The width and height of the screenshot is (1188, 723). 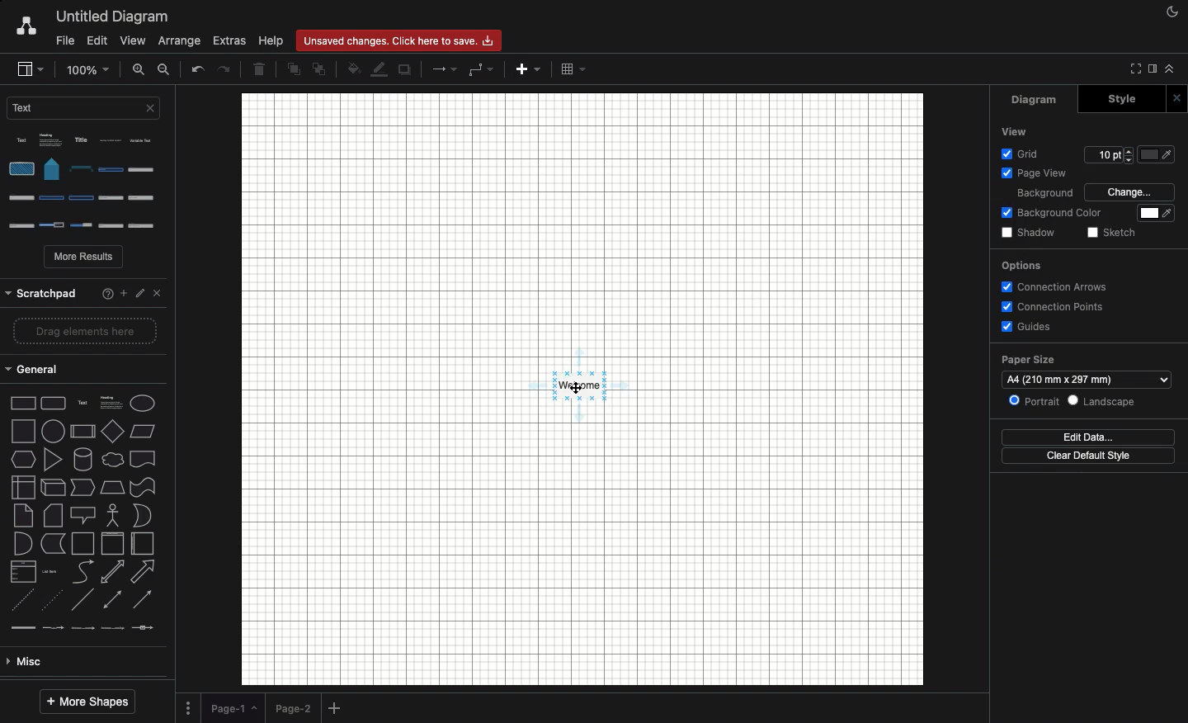 I want to click on , so click(x=1084, y=377).